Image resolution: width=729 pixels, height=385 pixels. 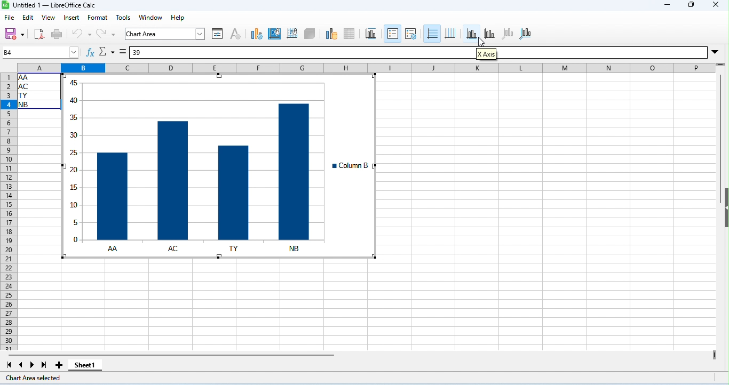 What do you see at coordinates (665, 5) in the screenshot?
I see `minimize` at bounding box center [665, 5].